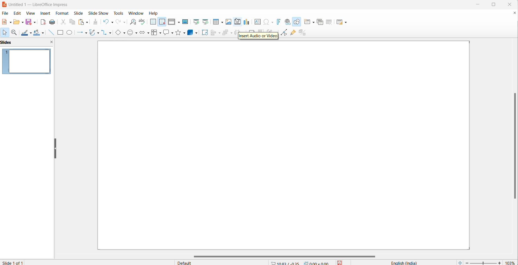 The image size is (518, 265). Describe the element at coordinates (225, 33) in the screenshot. I see `arrange` at that location.